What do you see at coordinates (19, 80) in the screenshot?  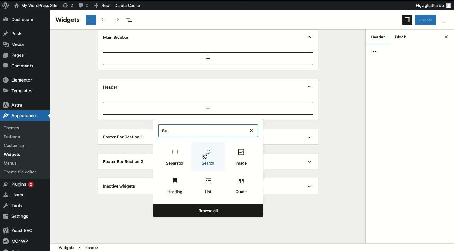 I see `Elementor` at bounding box center [19, 80].